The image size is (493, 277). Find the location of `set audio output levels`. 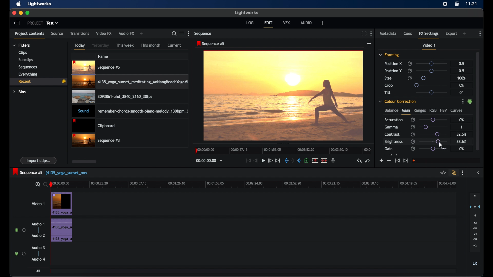

set audio output levels is located at coordinates (475, 222).